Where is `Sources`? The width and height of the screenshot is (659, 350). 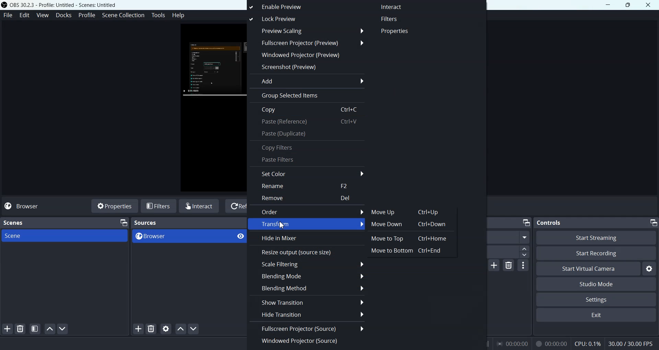
Sources is located at coordinates (146, 223).